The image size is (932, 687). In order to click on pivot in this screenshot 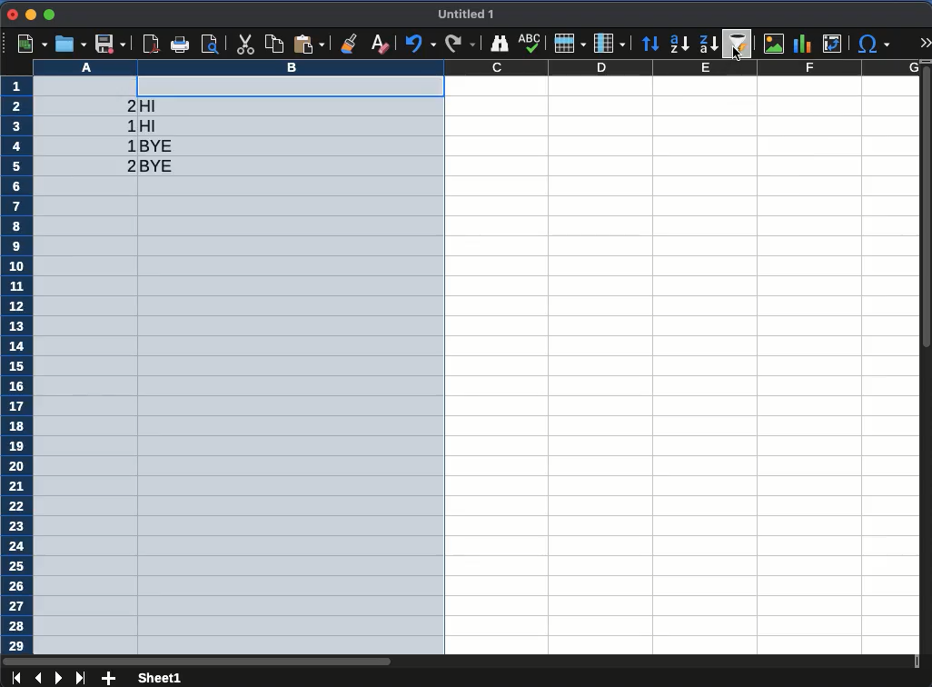, I will do `click(831, 44)`.